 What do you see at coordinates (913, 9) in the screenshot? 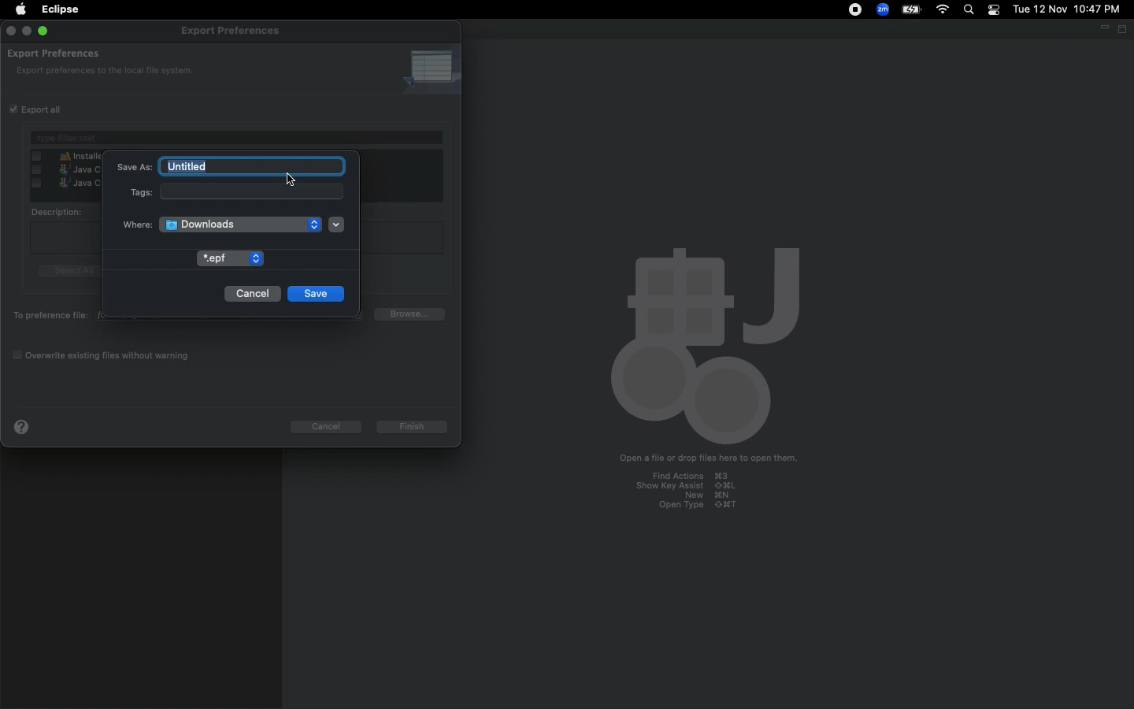
I see `Charge` at bounding box center [913, 9].